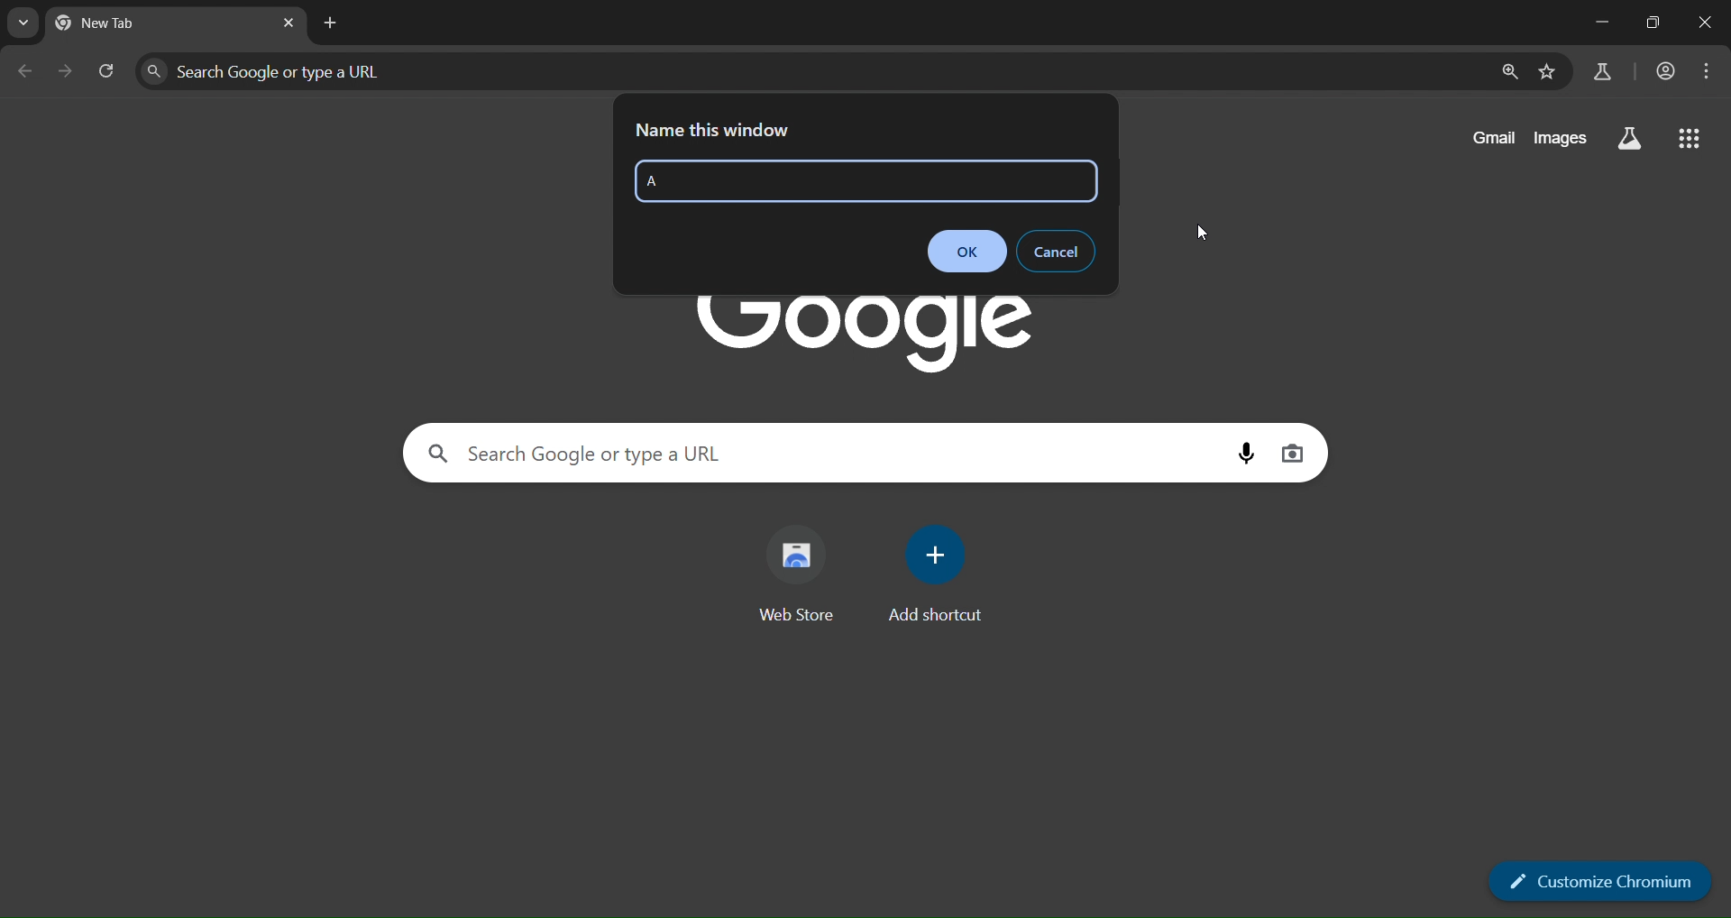 Image resolution: width=1731 pixels, height=918 pixels. What do you see at coordinates (109, 70) in the screenshot?
I see `reload tab` at bounding box center [109, 70].